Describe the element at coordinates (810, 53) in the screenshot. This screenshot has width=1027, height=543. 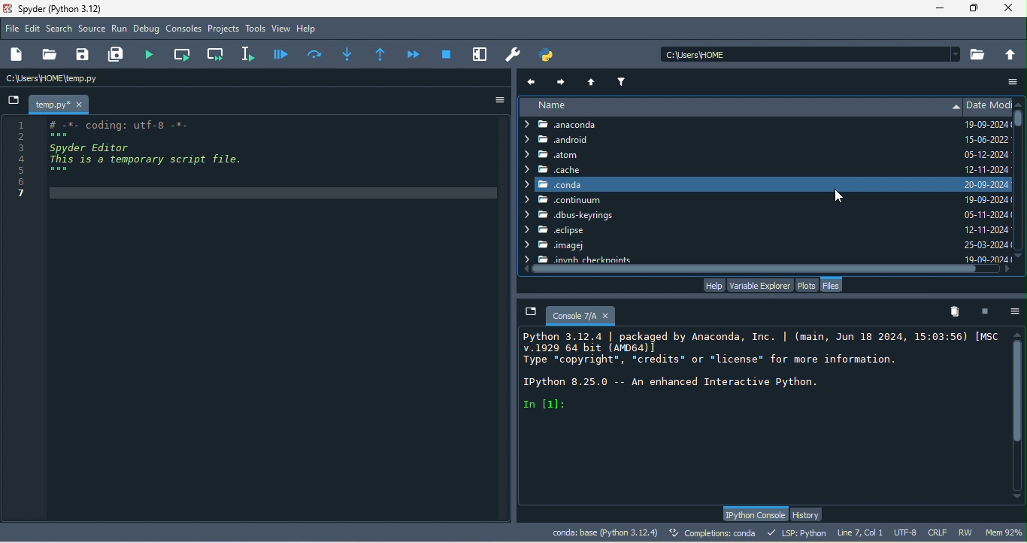
I see `c\users\home` at that location.